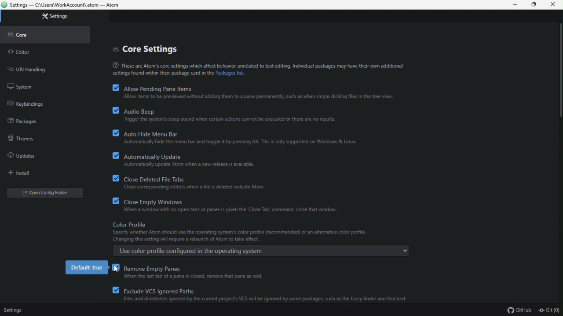 This screenshot has width=563, height=316. What do you see at coordinates (24, 156) in the screenshot?
I see `updates` at bounding box center [24, 156].